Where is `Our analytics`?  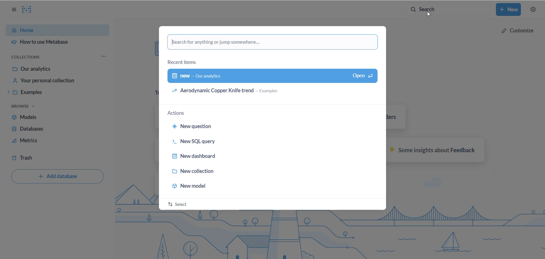 Our analytics is located at coordinates (54, 69).